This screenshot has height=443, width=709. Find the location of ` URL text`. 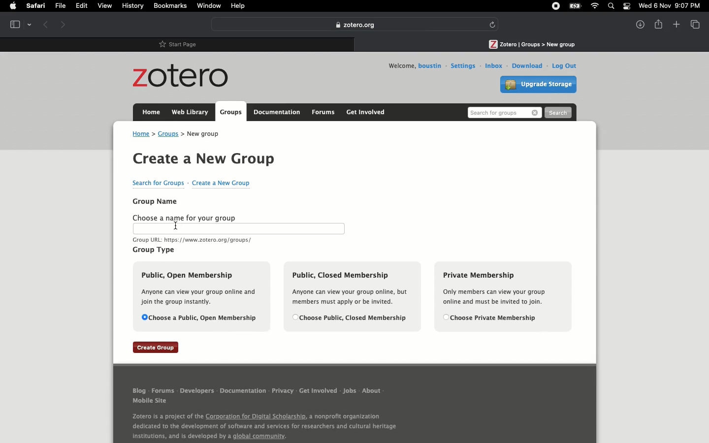

 URL text is located at coordinates (193, 240).